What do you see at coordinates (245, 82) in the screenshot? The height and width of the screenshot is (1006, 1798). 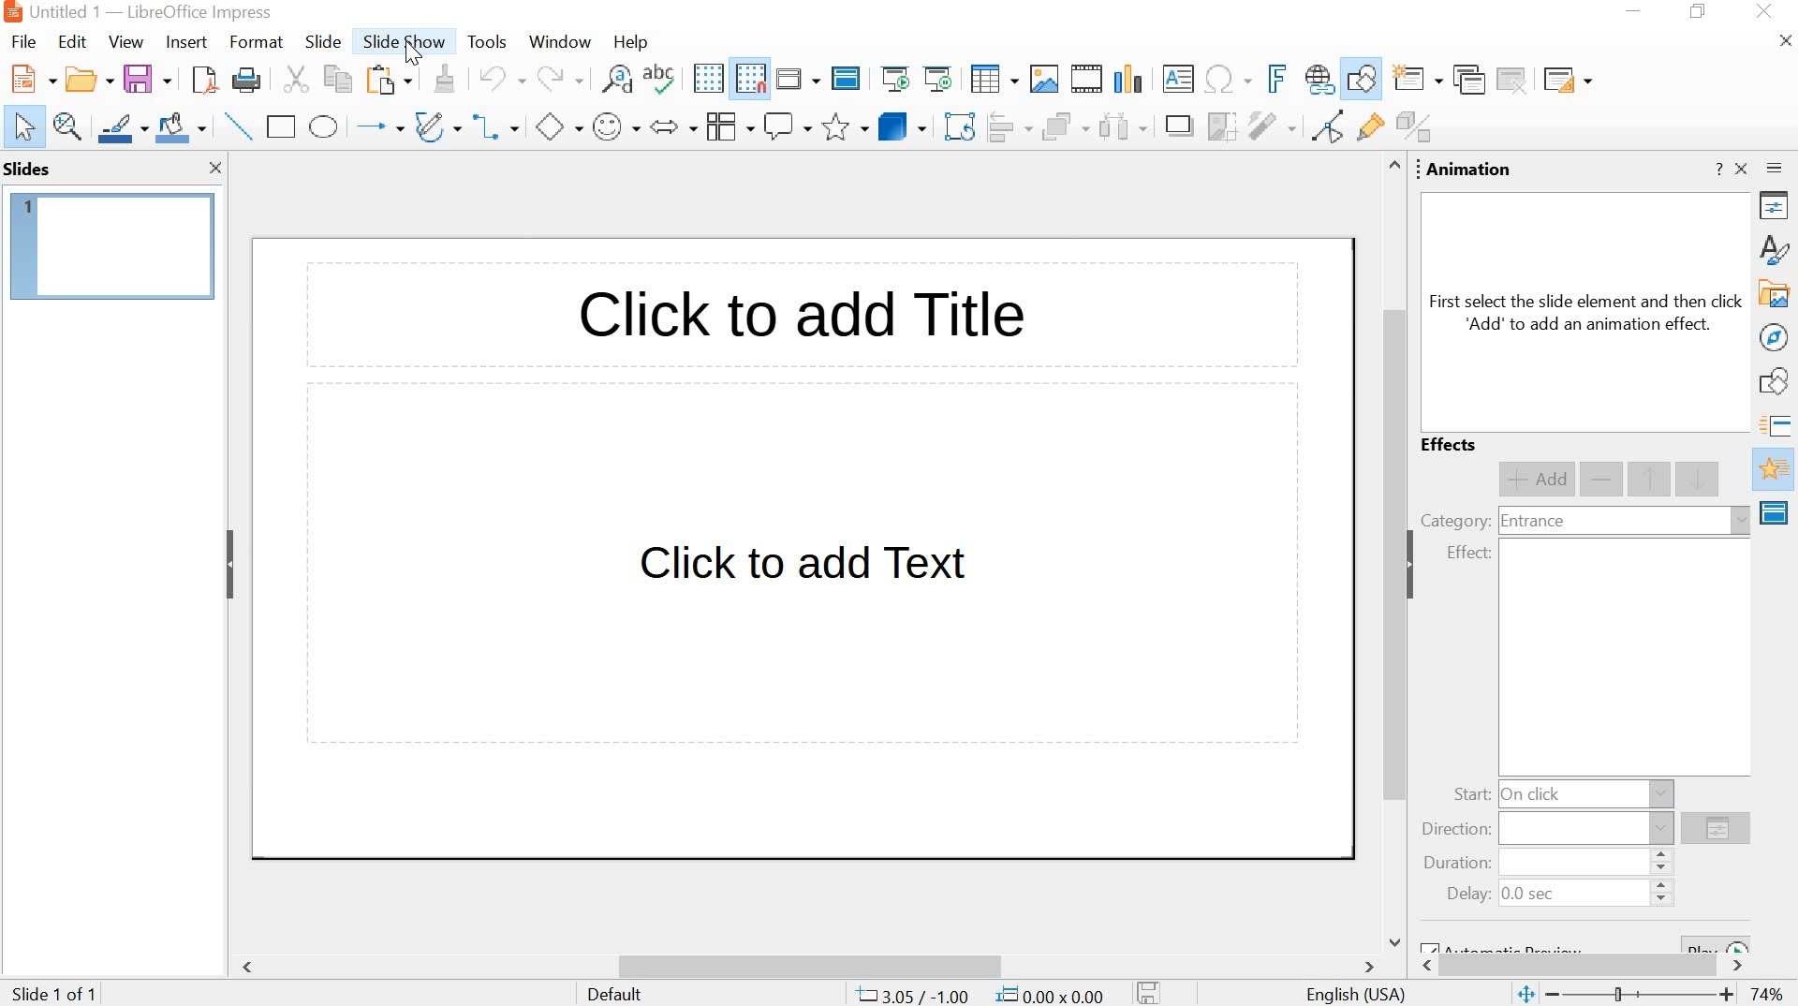 I see `print` at bounding box center [245, 82].